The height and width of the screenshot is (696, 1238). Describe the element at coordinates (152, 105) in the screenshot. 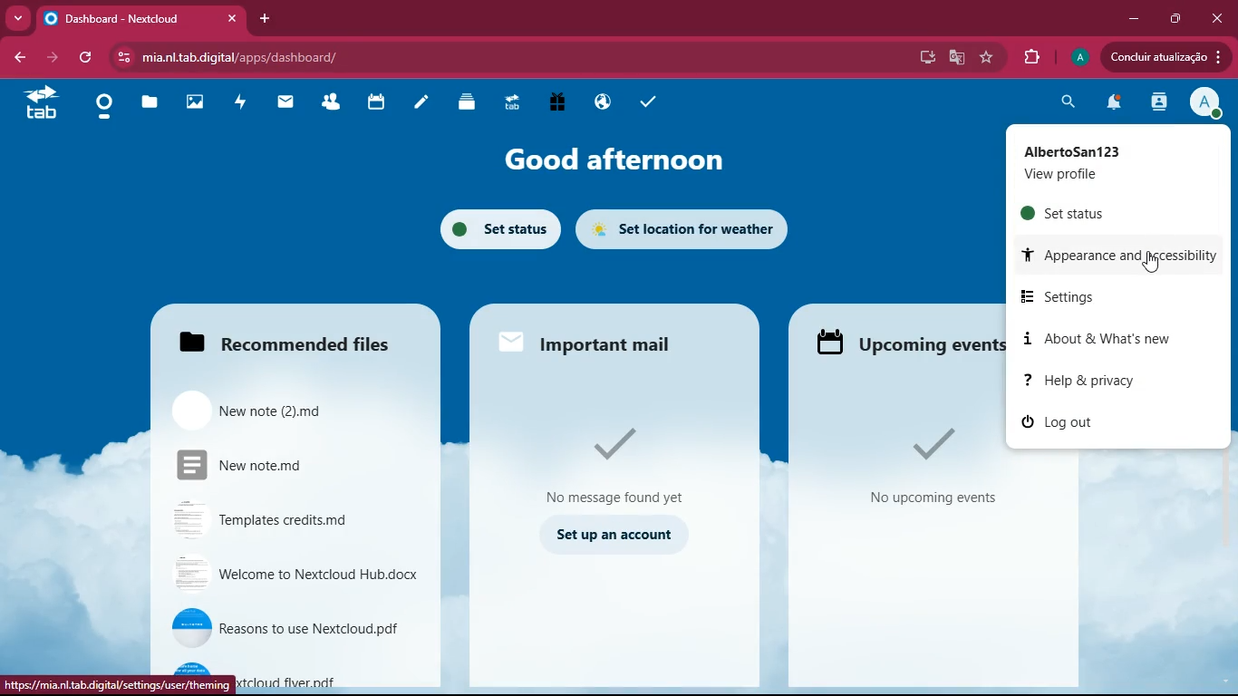

I see `files` at that location.